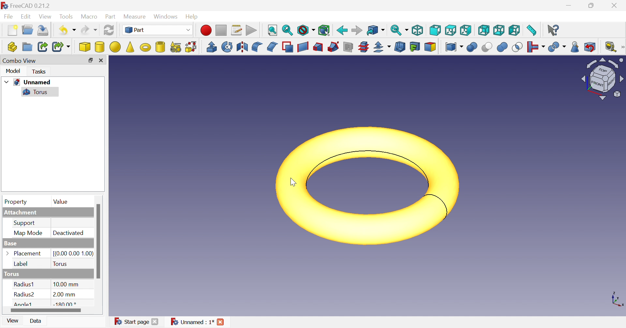 This screenshot has width=626, height=328. I want to click on Model, so click(12, 71).